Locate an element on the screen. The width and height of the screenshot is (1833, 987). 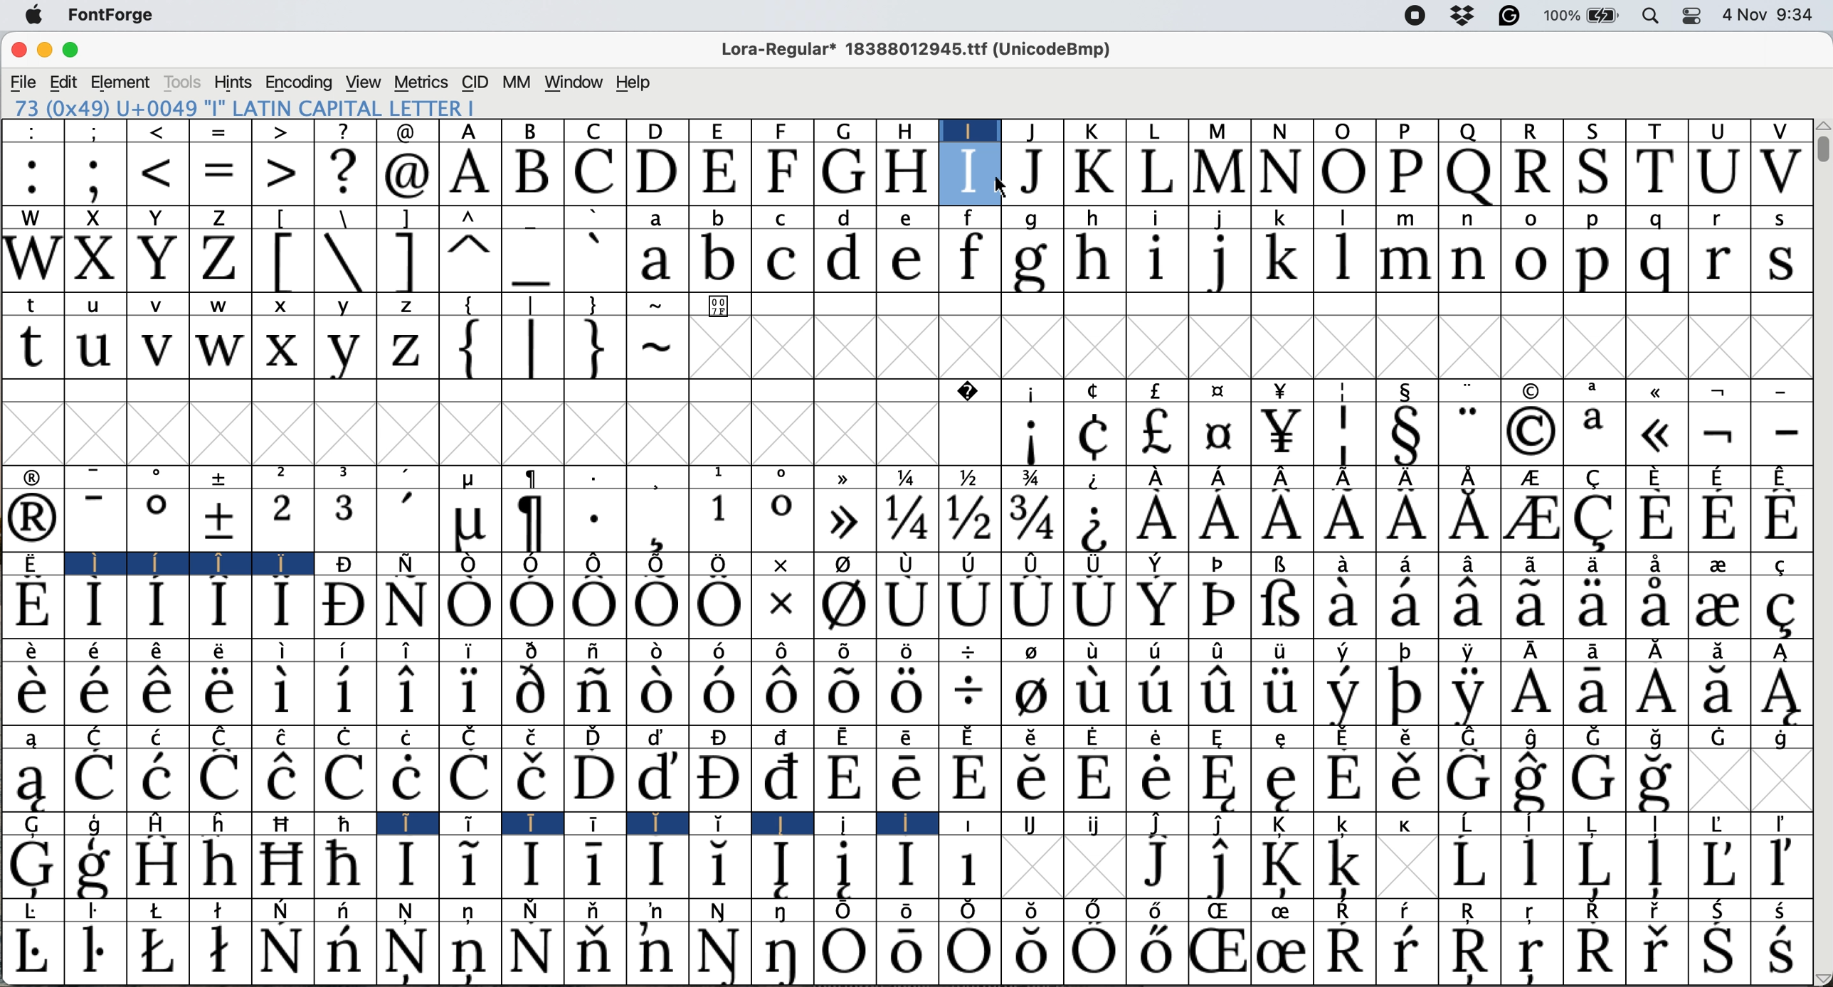
Symbol is located at coordinates (1534, 912).